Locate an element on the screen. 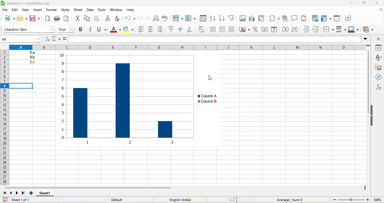  sheet 1 is located at coordinates (45, 193).